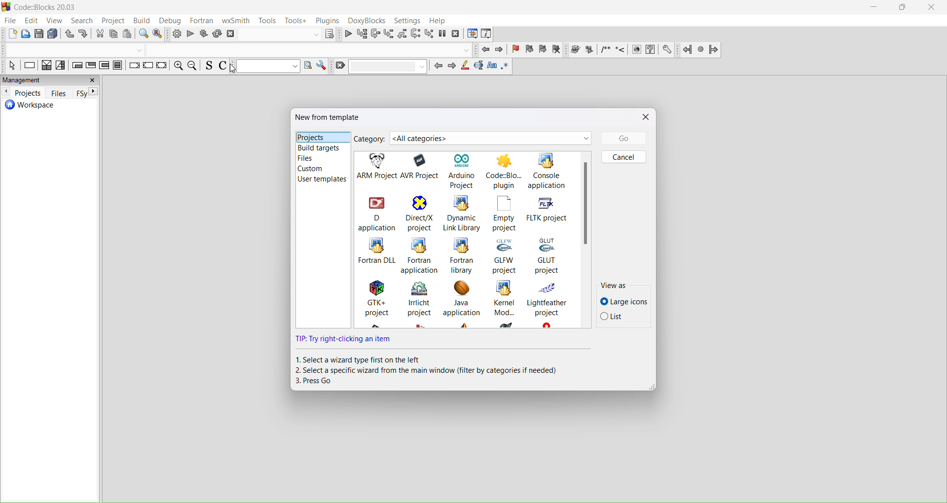  What do you see at coordinates (208, 67) in the screenshot?
I see `toggle searches` at bounding box center [208, 67].